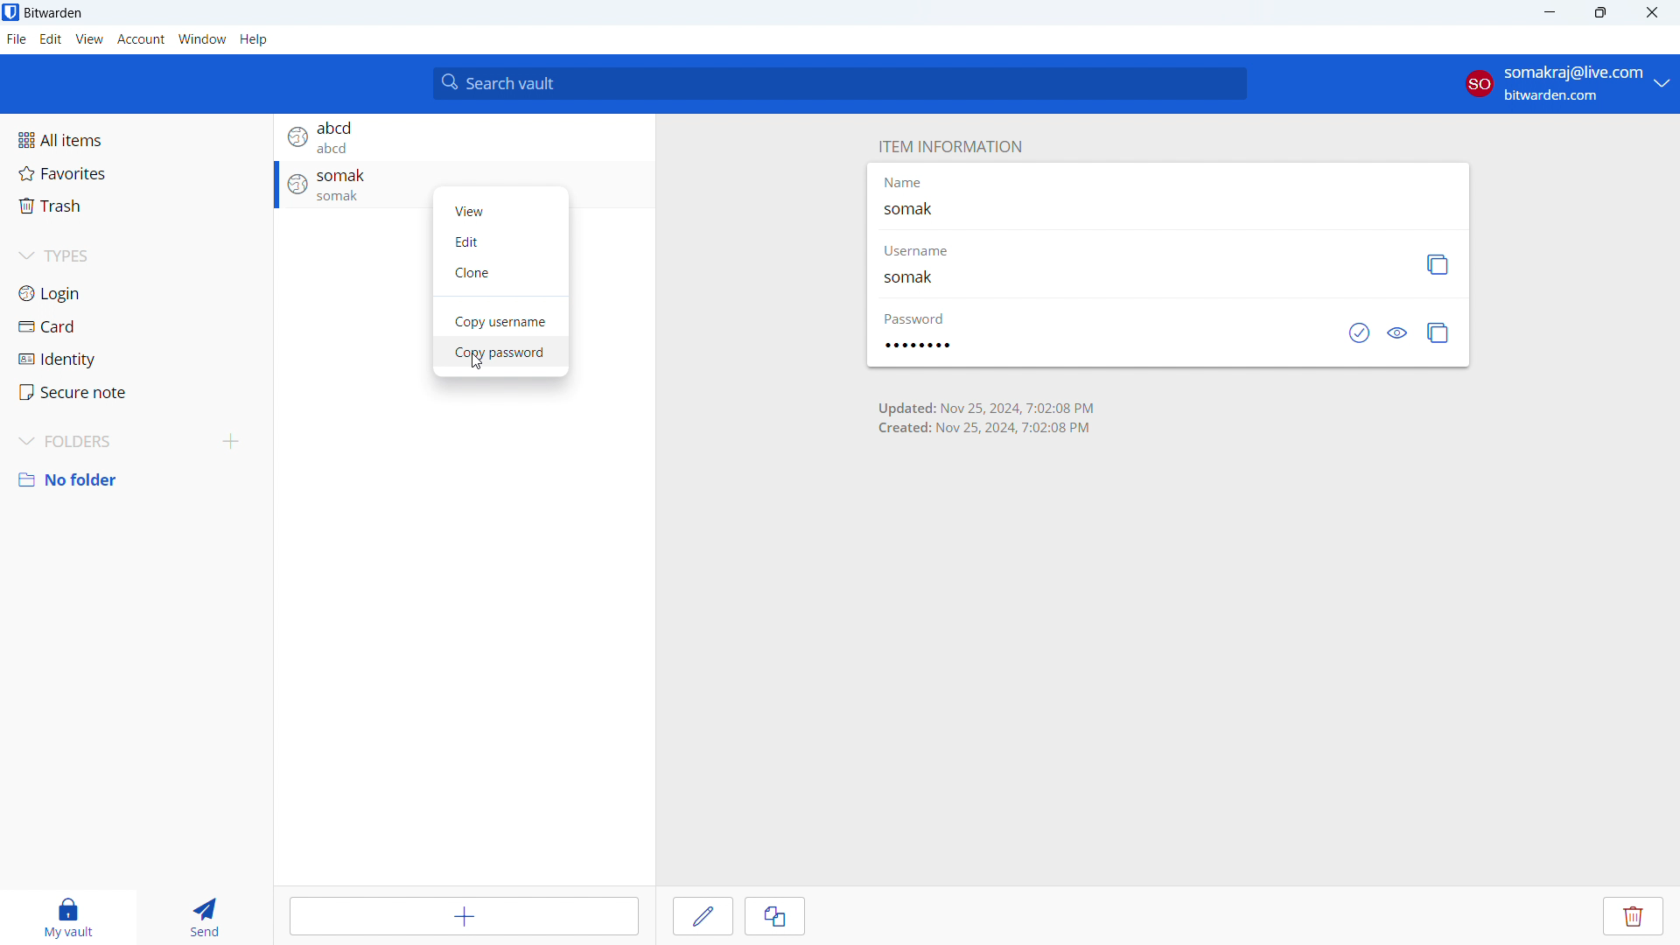 Image resolution: width=1680 pixels, height=945 pixels. What do you see at coordinates (987, 418) in the screenshot?
I see `entry update and creation timings` at bounding box center [987, 418].